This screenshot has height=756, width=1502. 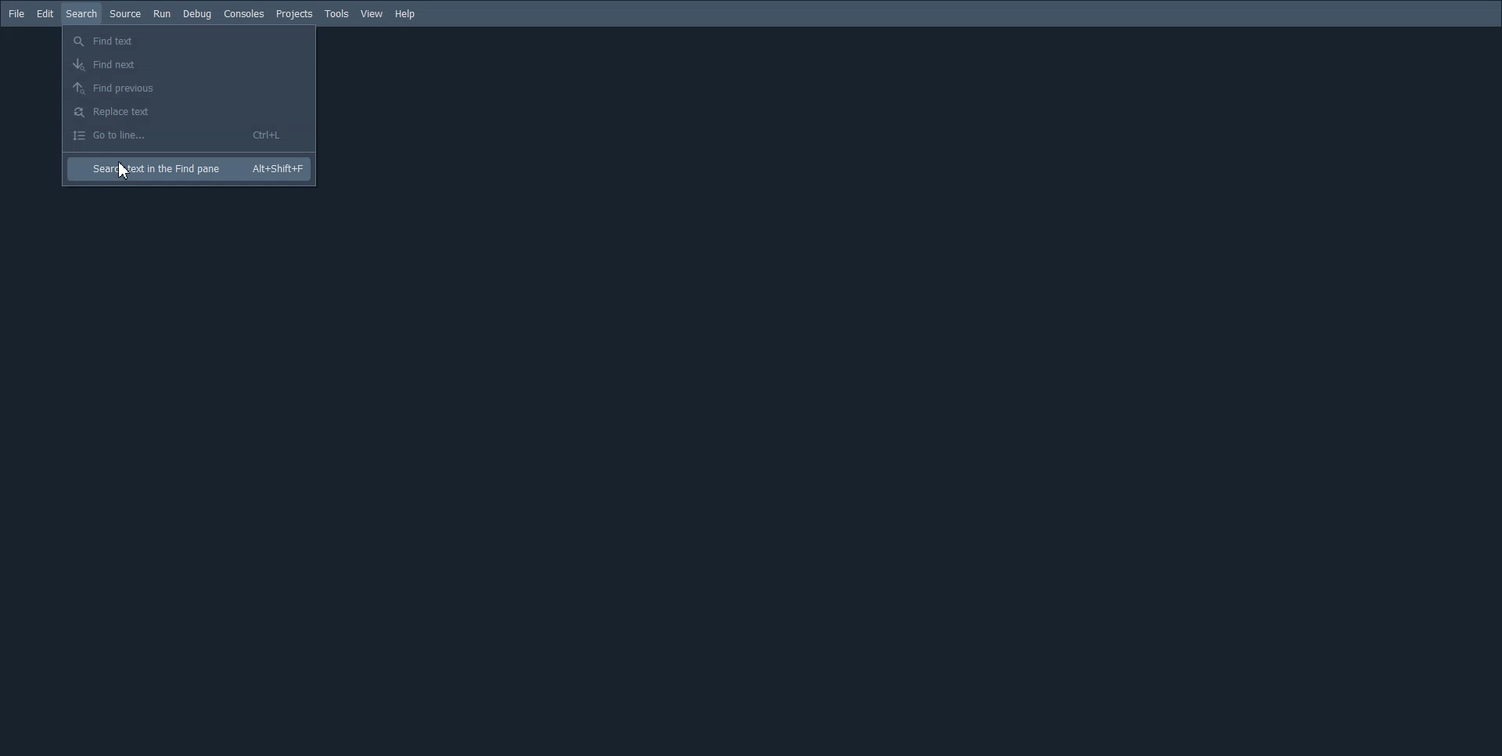 I want to click on Debug, so click(x=198, y=13).